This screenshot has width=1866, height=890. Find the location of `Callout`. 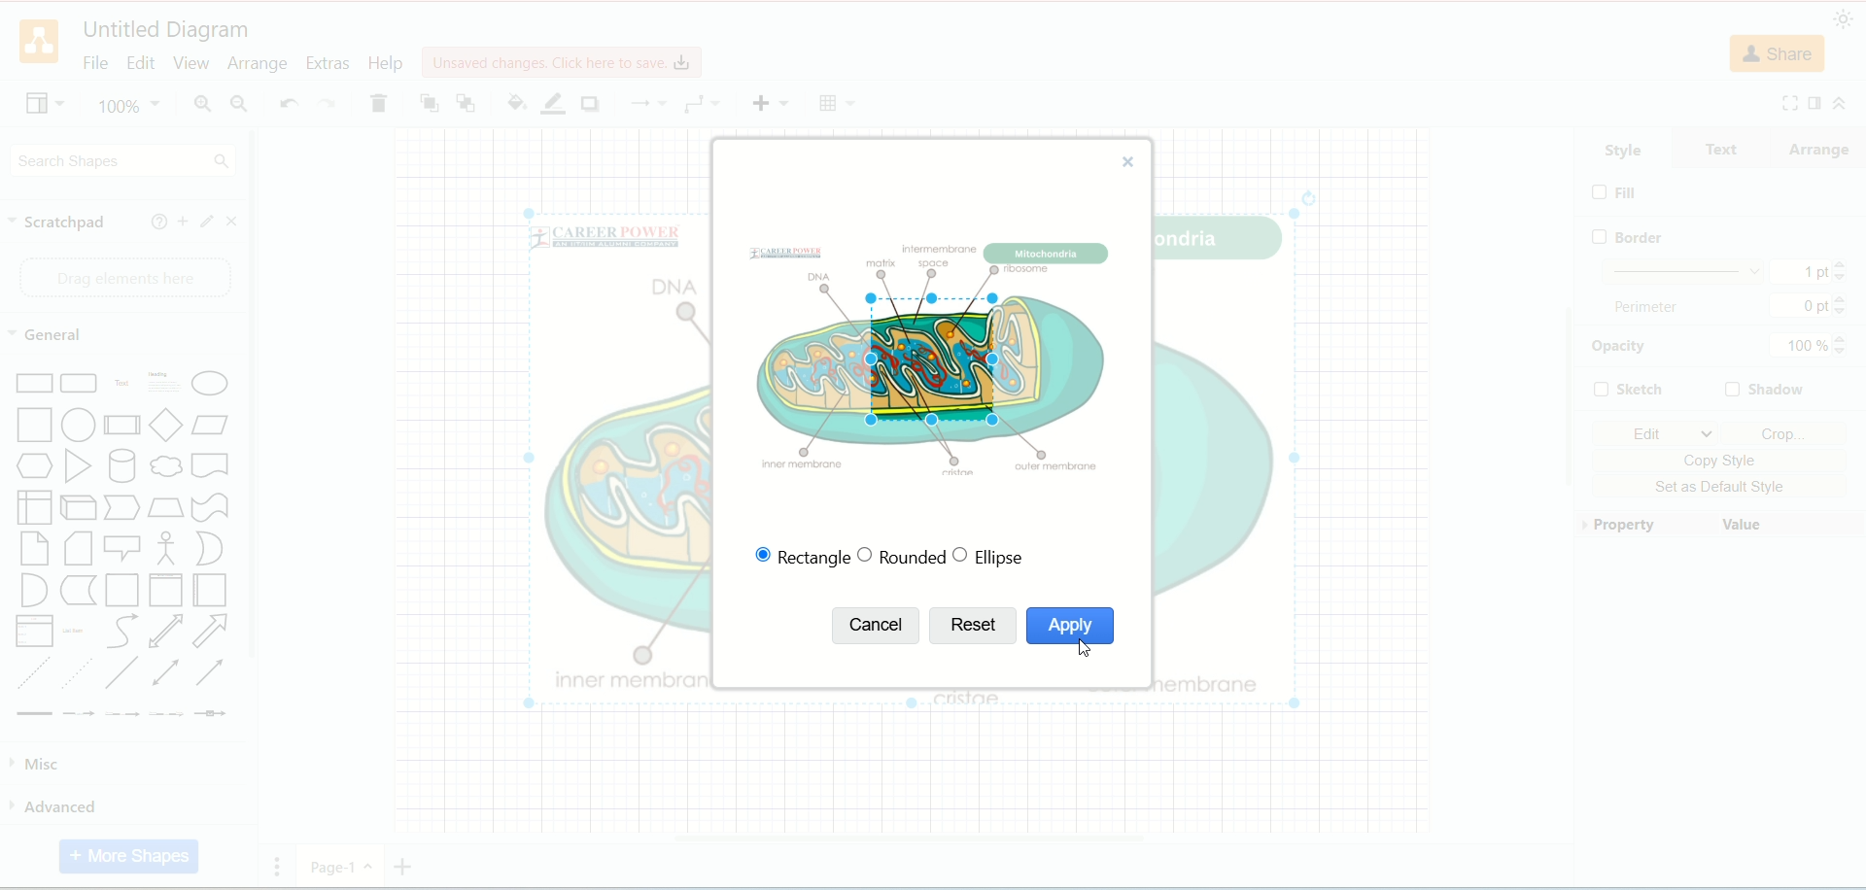

Callout is located at coordinates (121, 551).